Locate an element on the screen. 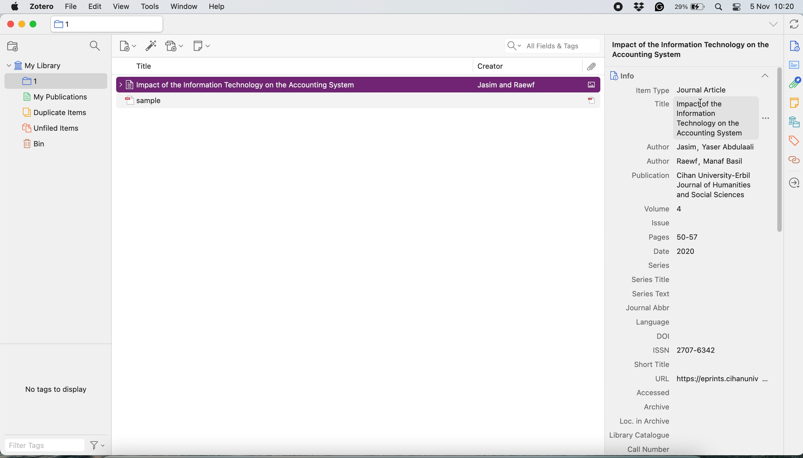  note is located at coordinates (794, 103).